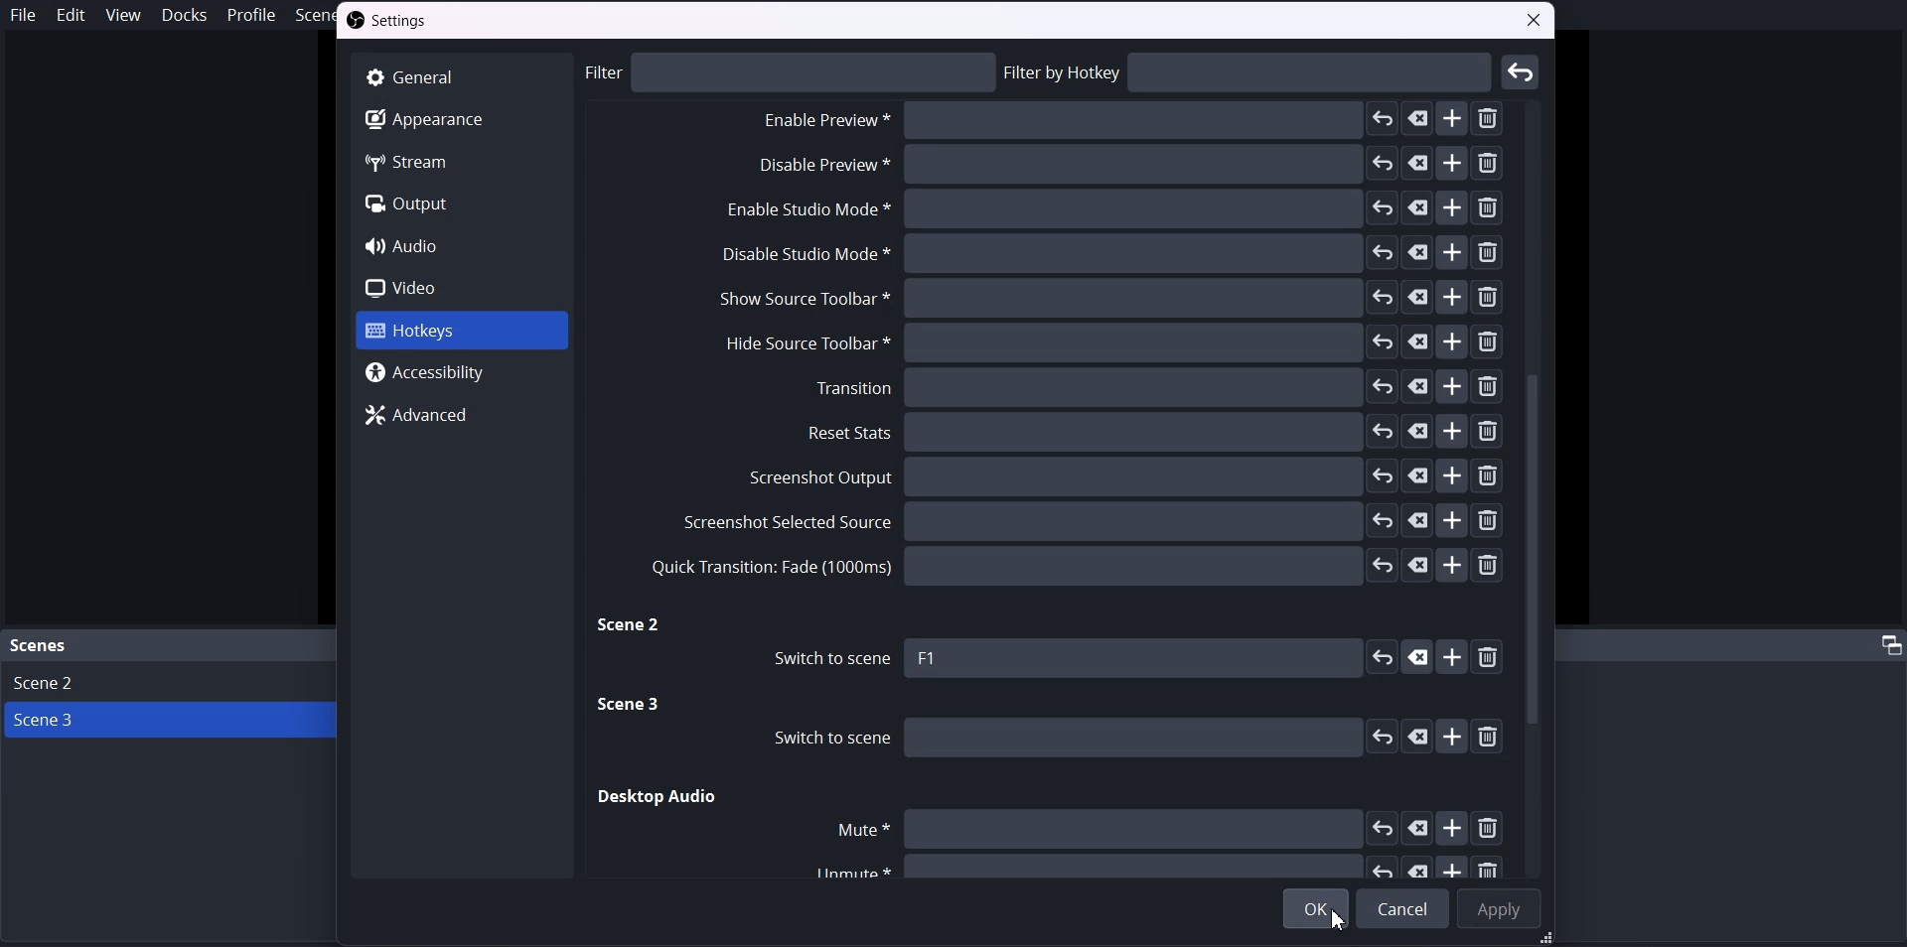  I want to click on Transition, so click(1157, 387).